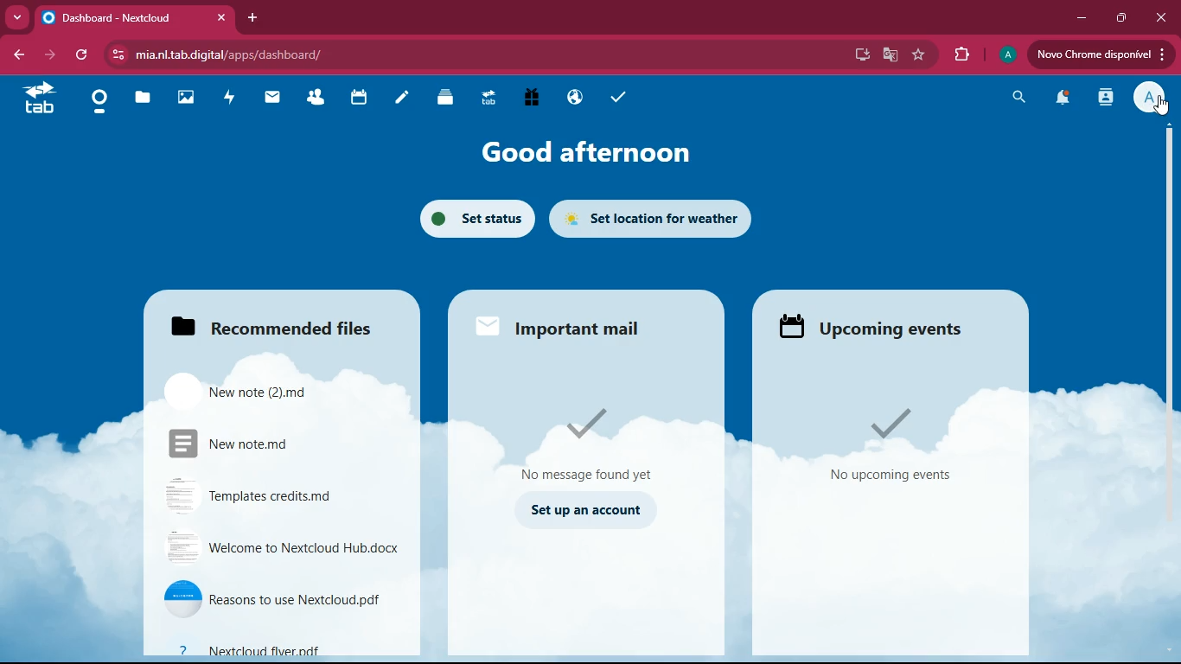 Image resolution: width=1181 pixels, height=664 pixels. Describe the element at coordinates (401, 99) in the screenshot. I see `notes` at that location.